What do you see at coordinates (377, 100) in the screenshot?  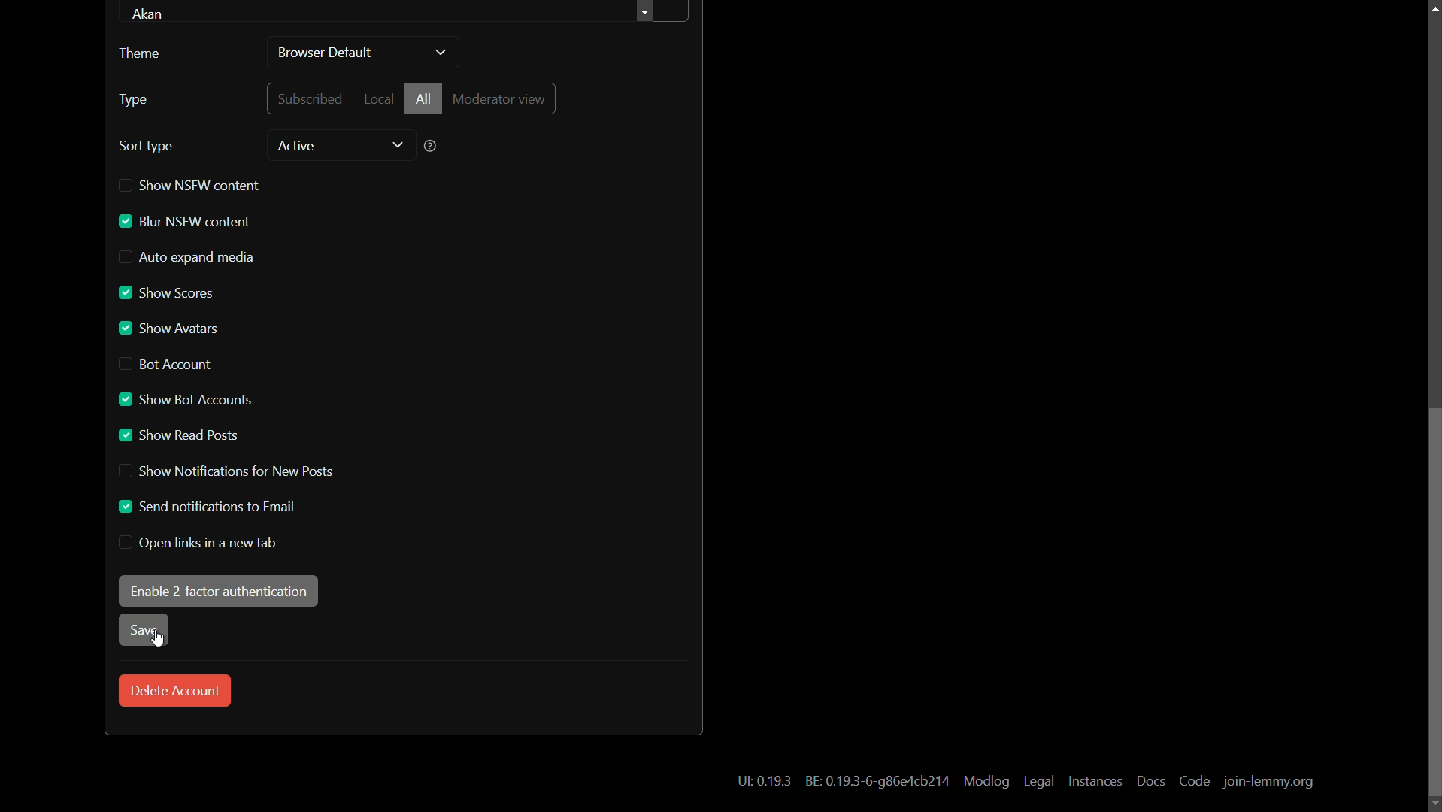 I see `local` at bounding box center [377, 100].